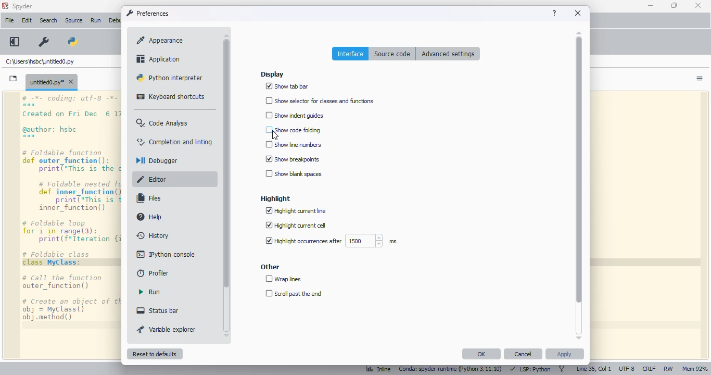 The height and width of the screenshot is (375, 711). Describe the element at coordinates (150, 292) in the screenshot. I see `run` at that location.